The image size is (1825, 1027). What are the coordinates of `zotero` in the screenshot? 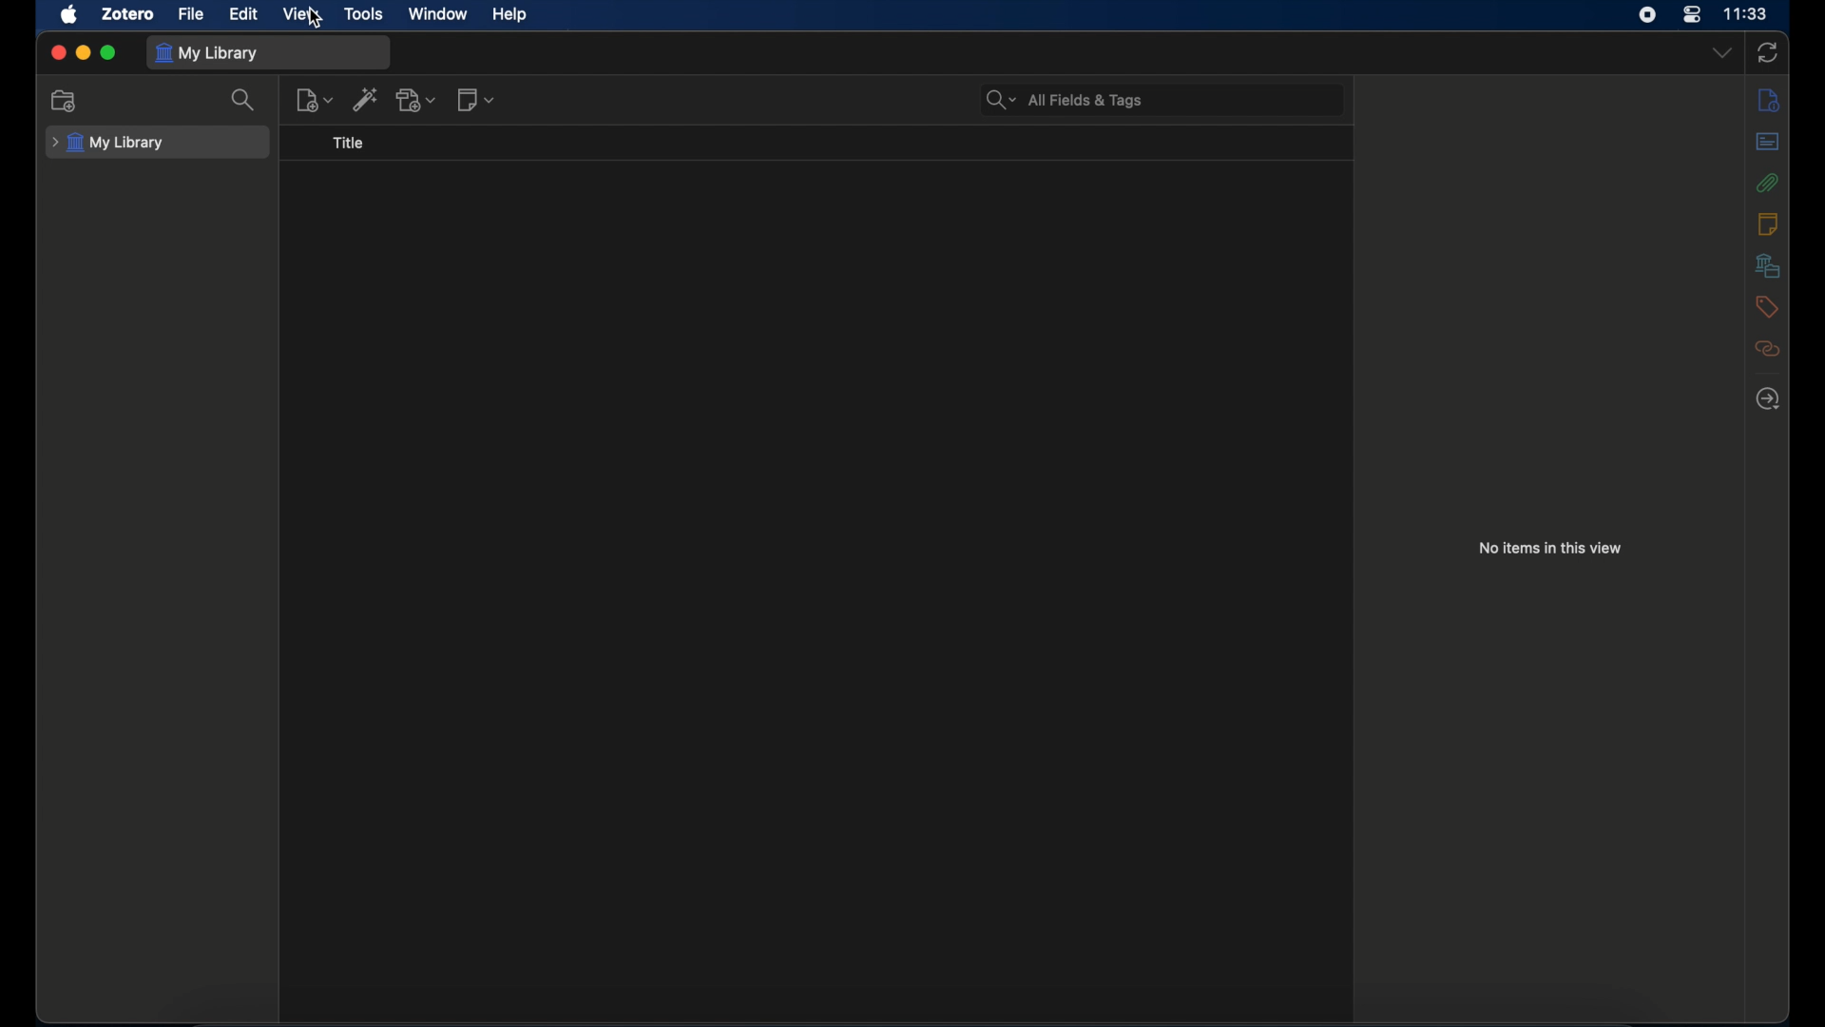 It's located at (127, 14).